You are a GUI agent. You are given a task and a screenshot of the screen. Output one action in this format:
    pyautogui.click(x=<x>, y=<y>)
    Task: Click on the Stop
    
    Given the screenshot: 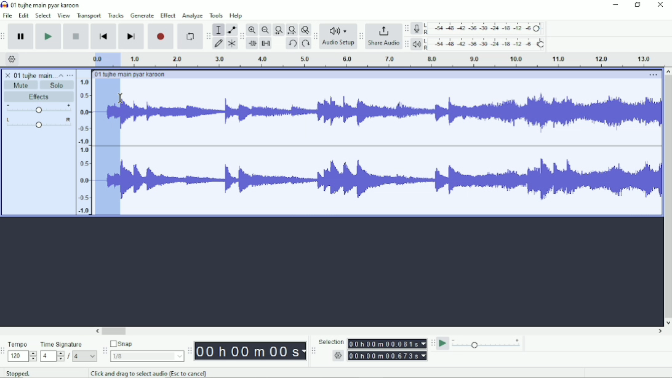 What is the action you would take?
    pyautogui.click(x=77, y=36)
    